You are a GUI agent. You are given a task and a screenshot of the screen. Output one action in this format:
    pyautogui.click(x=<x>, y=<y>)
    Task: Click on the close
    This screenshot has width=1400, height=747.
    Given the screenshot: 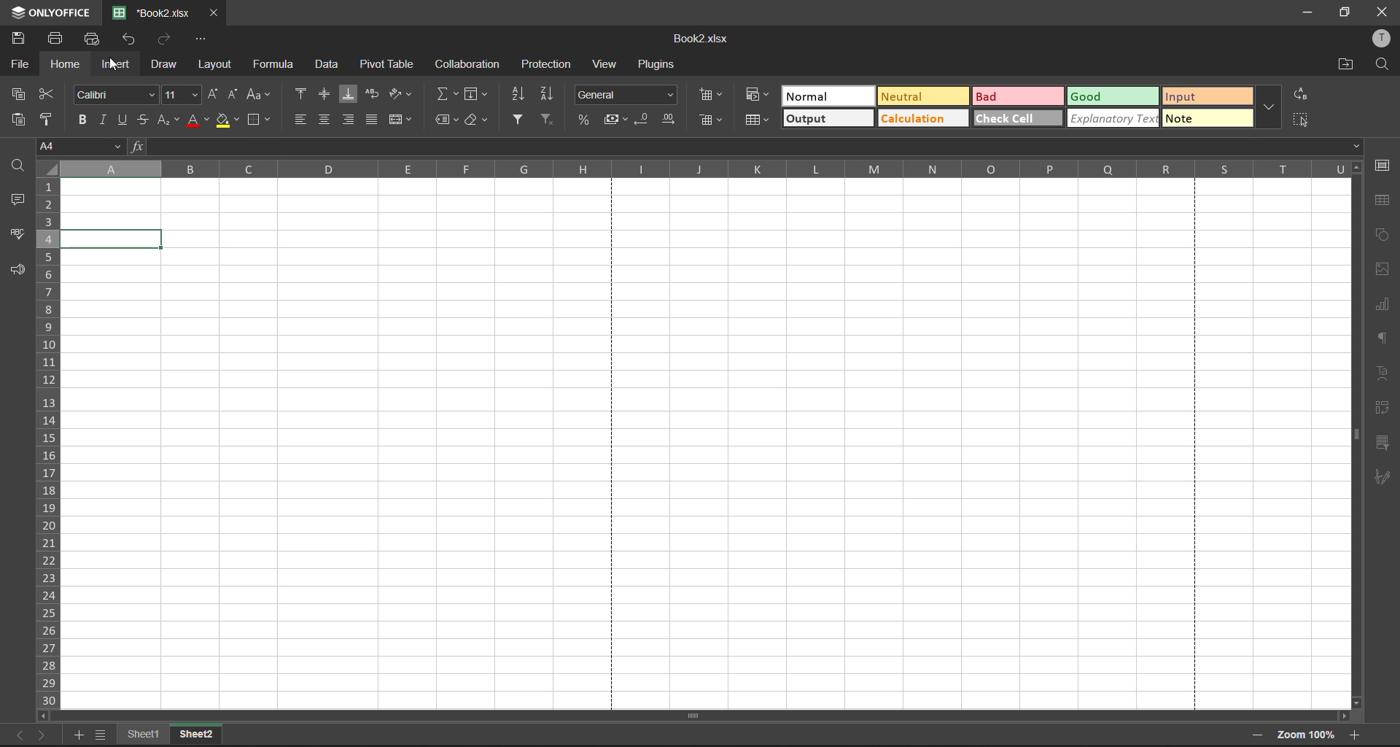 What is the action you would take?
    pyautogui.click(x=1384, y=11)
    